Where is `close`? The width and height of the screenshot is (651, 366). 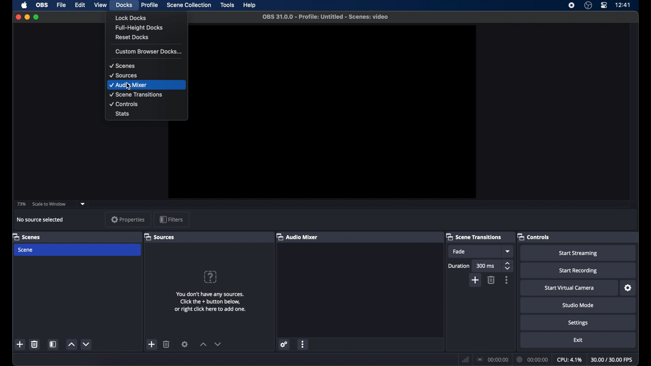
close is located at coordinates (18, 17).